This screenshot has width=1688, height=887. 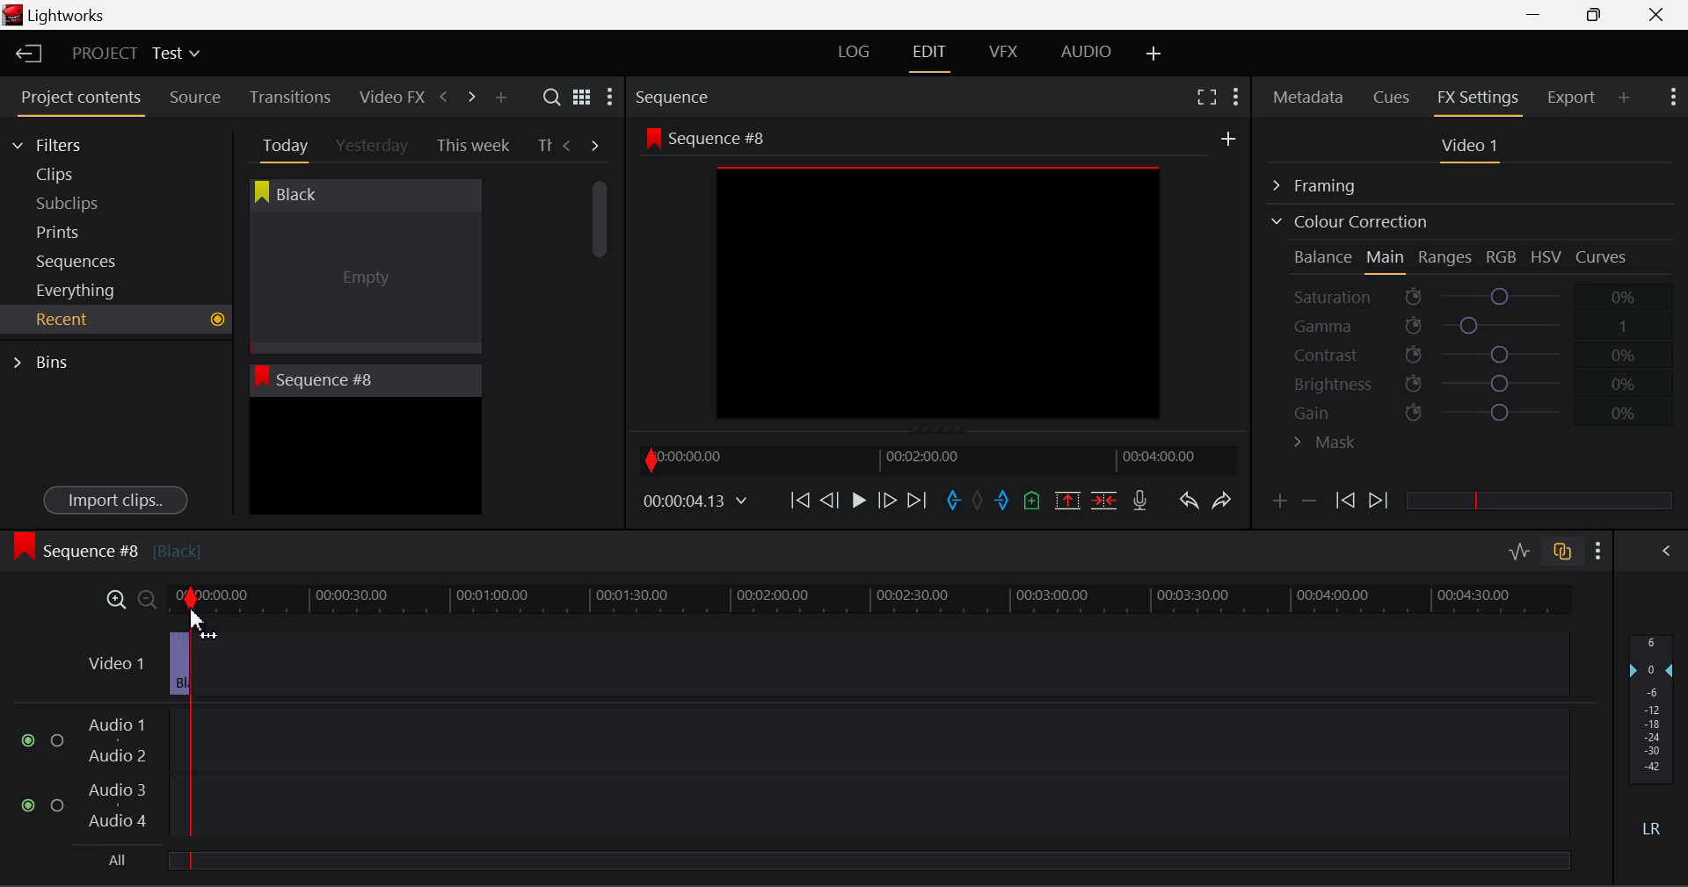 What do you see at coordinates (1007, 54) in the screenshot?
I see `VFX Layout` at bounding box center [1007, 54].